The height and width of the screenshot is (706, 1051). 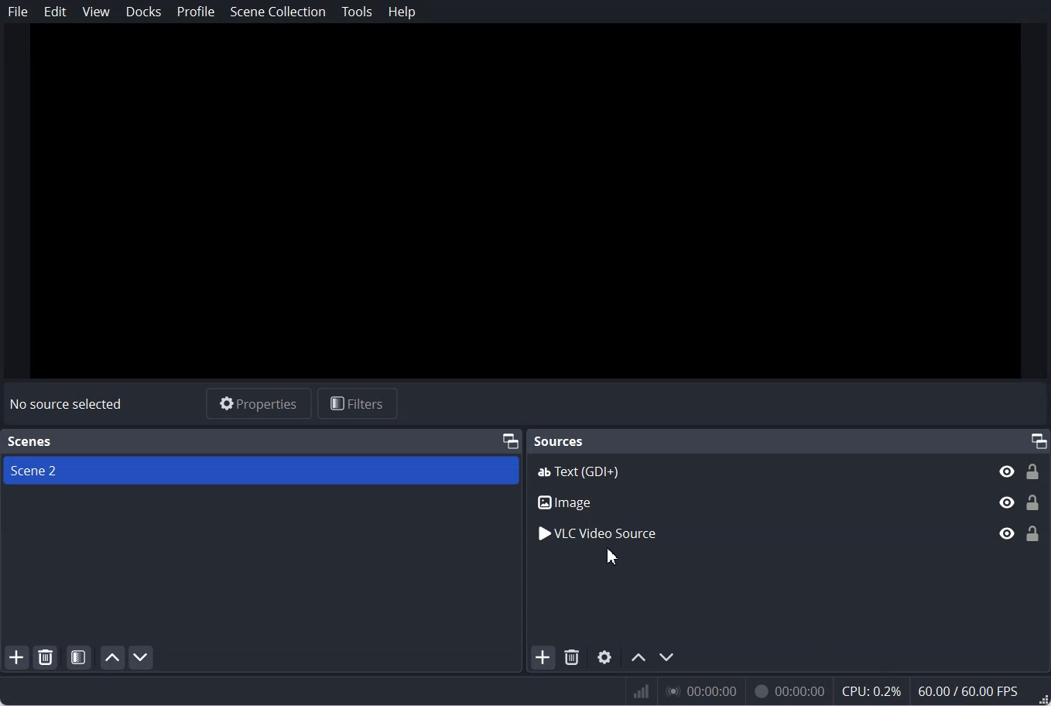 I want to click on Numeric Result, so click(x=838, y=690).